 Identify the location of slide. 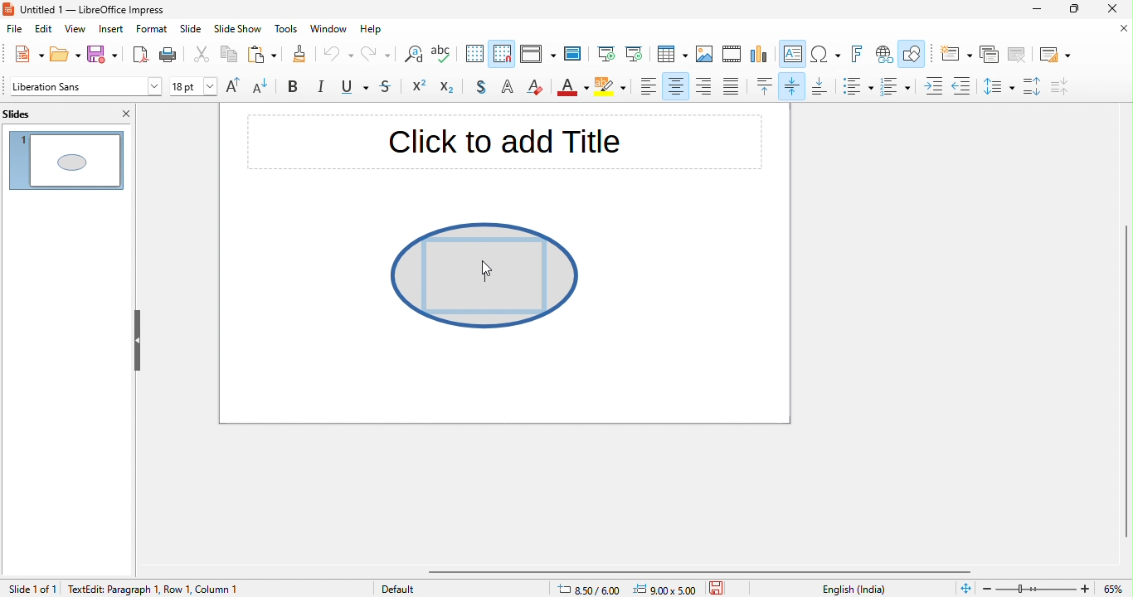
(191, 31).